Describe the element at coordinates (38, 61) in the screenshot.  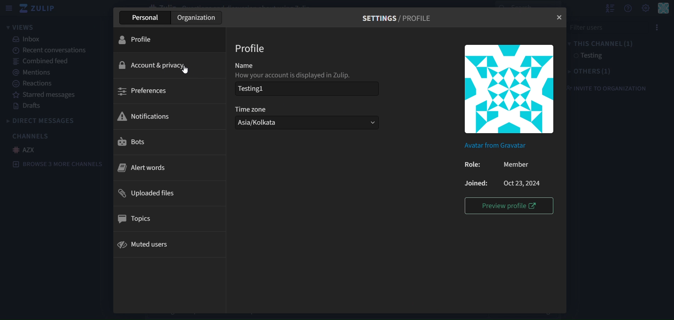
I see `combined feed` at that location.